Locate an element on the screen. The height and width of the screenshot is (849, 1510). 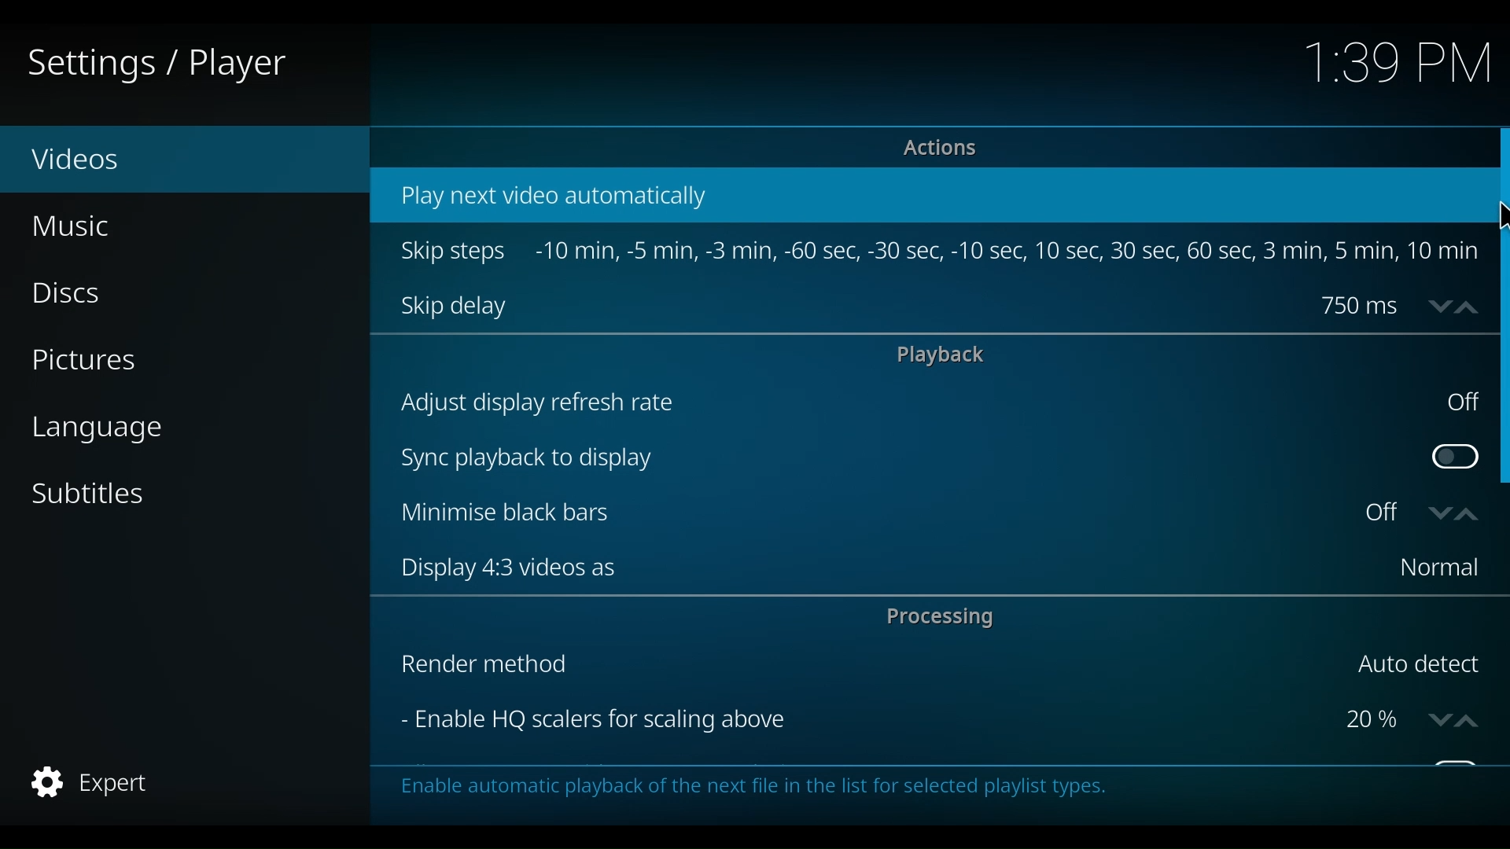
Time is located at coordinates (1398, 65).